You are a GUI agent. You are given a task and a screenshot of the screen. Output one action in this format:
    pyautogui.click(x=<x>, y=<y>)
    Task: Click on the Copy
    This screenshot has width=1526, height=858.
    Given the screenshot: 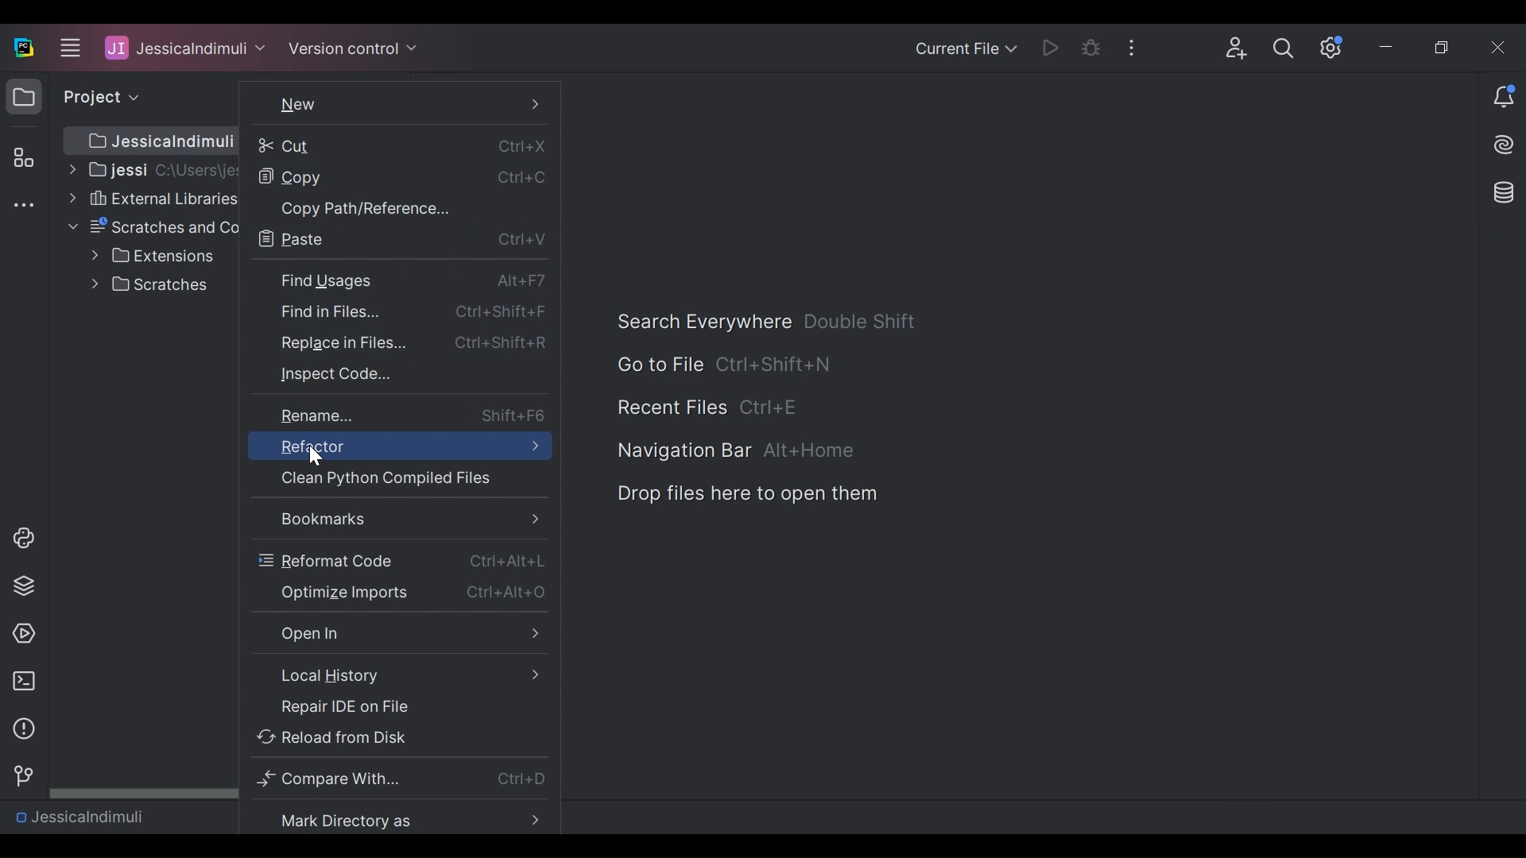 What is the action you would take?
    pyautogui.click(x=396, y=179)
    